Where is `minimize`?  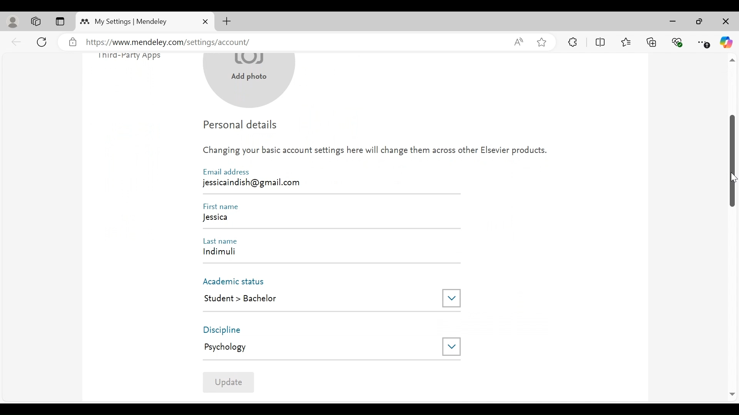 minimize is located at coordinates (675, 22).